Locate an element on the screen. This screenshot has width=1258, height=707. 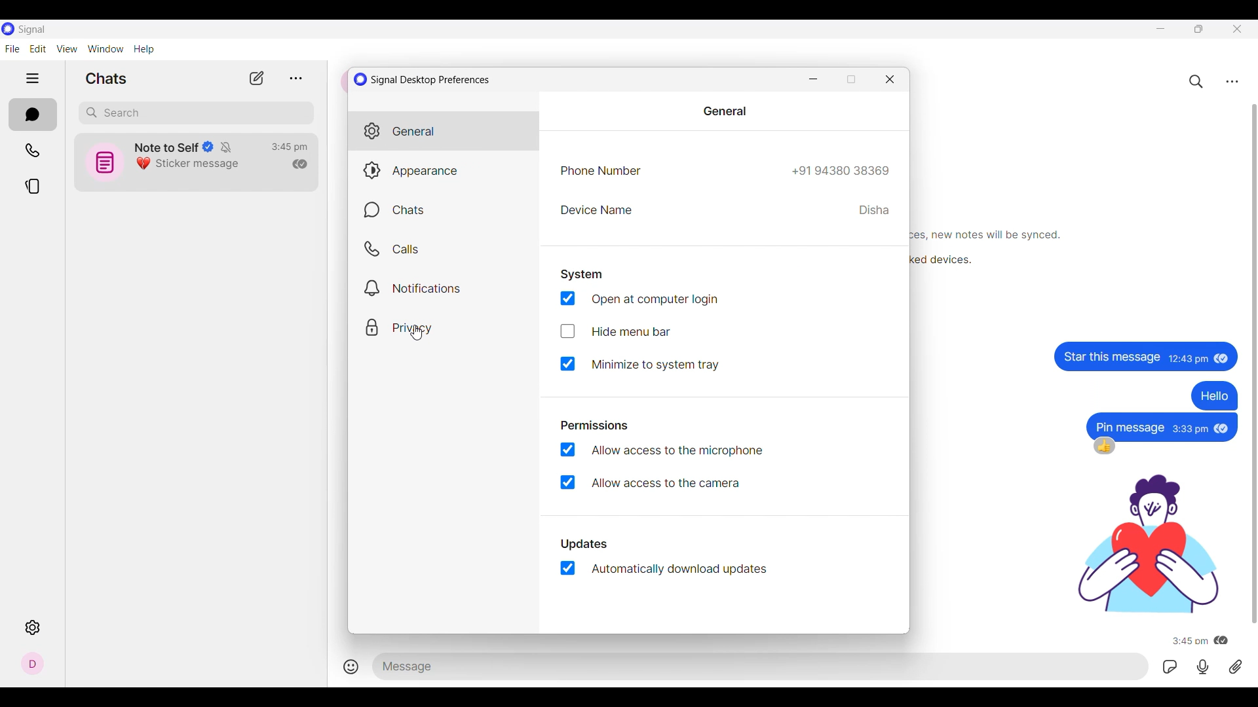
Voice recorded message is located at coordinates (1203, 667).